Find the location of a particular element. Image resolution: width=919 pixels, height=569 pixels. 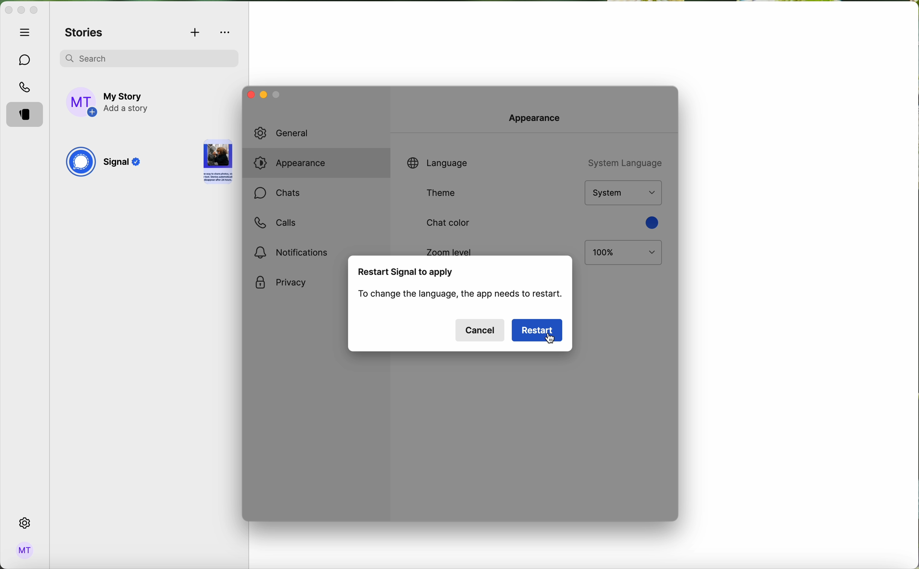

profile photo is located at coordinates (82, 102).